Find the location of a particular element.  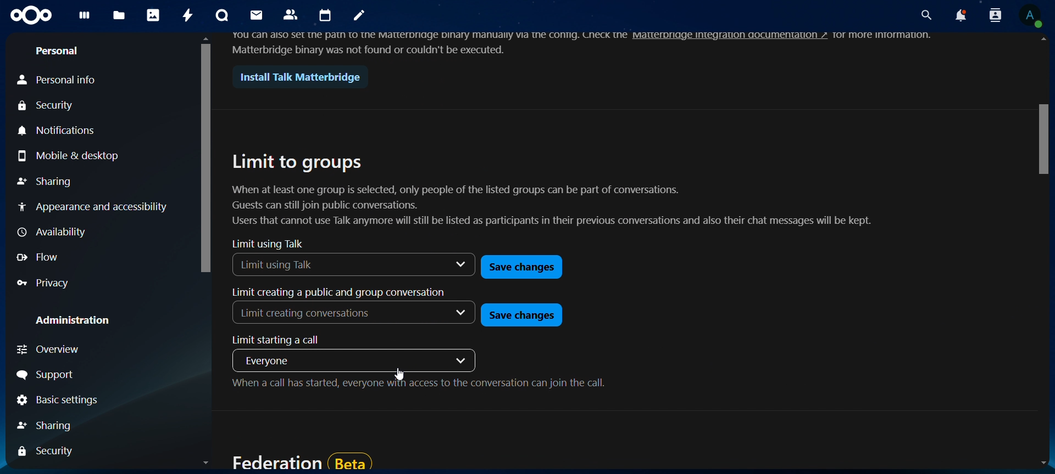

Administration is located at coordinates (65, 322).